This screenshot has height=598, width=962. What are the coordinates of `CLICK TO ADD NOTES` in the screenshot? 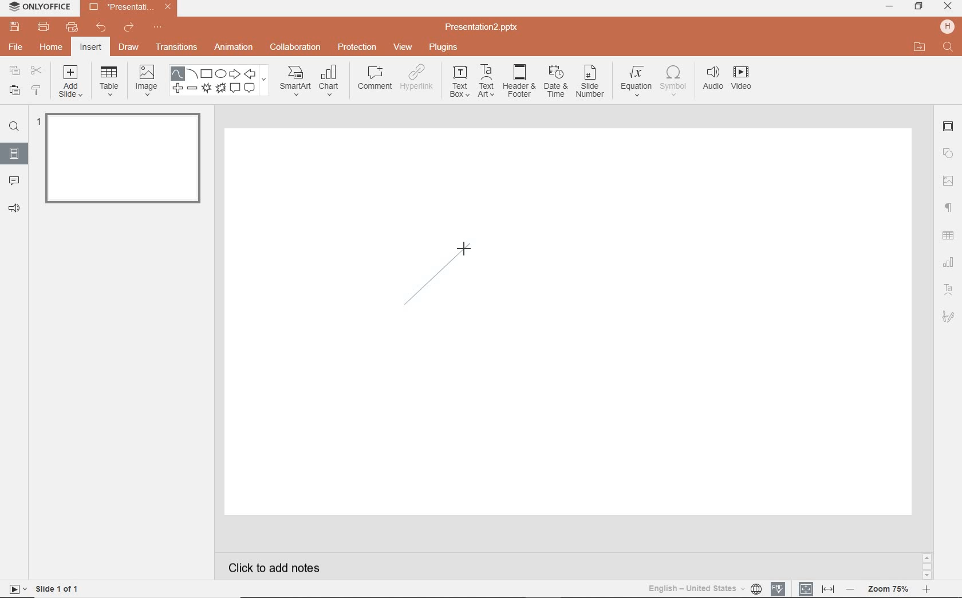 It's located at (278, 568).